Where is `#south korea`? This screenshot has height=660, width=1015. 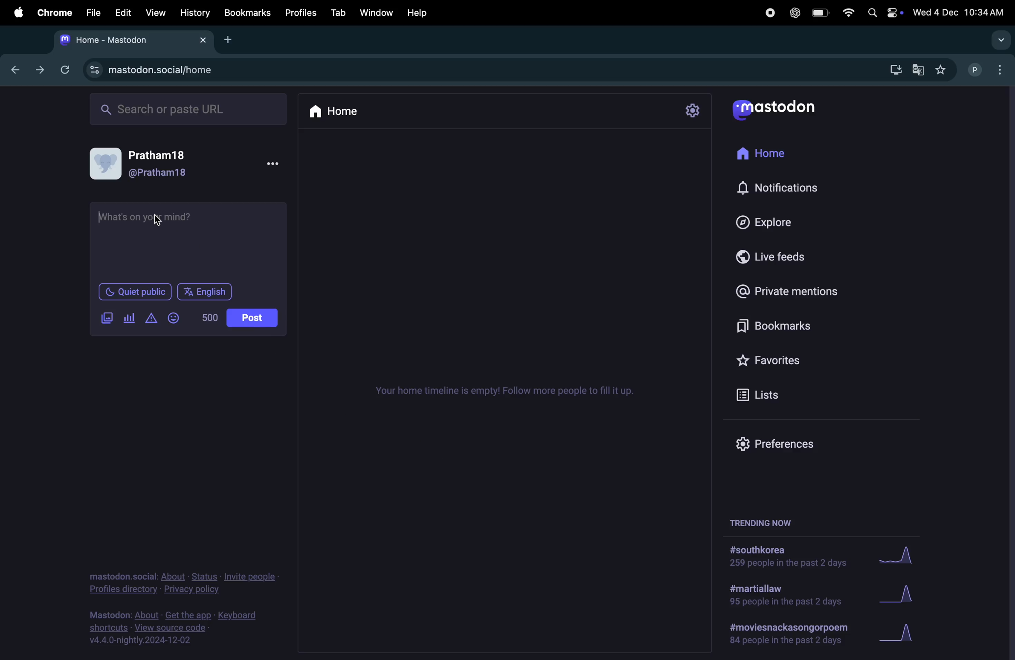
#south korea is located at coordinates (784, 557).